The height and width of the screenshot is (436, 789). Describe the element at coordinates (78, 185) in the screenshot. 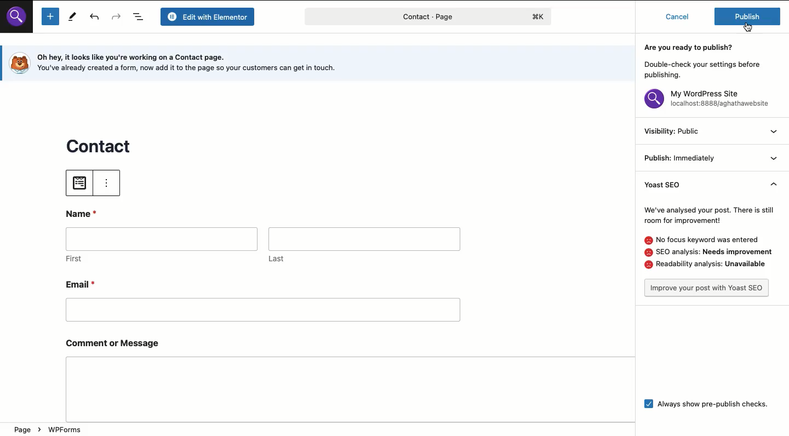

I see `choose file` at that location.